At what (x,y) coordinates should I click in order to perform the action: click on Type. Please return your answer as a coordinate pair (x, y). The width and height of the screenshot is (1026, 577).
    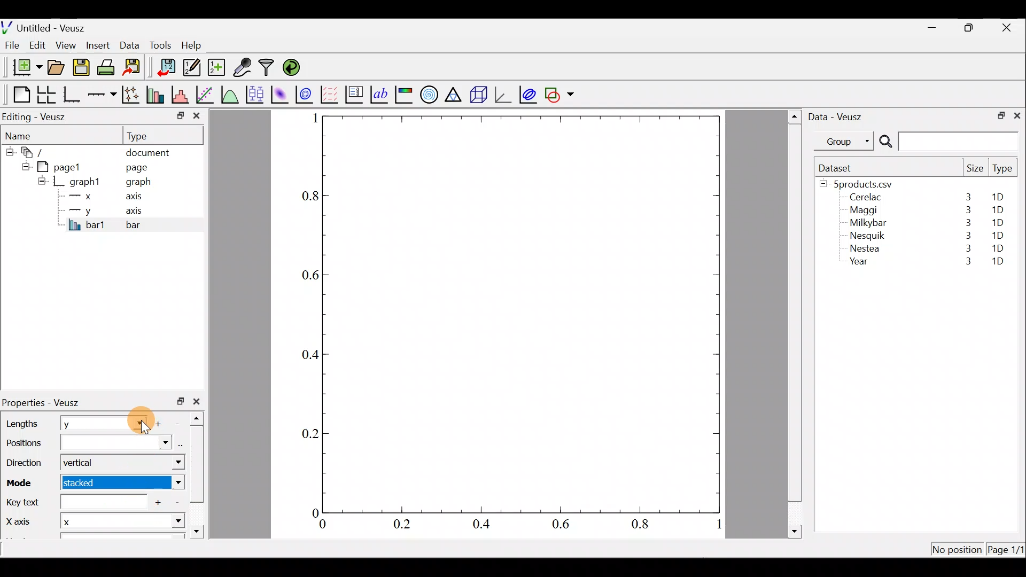
    Looking at the image, I should click on (147, 135).